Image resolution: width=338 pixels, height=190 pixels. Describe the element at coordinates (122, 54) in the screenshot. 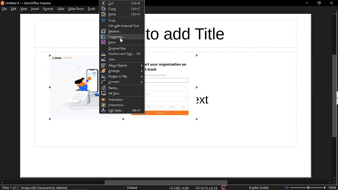

I see `position and size` at that location.